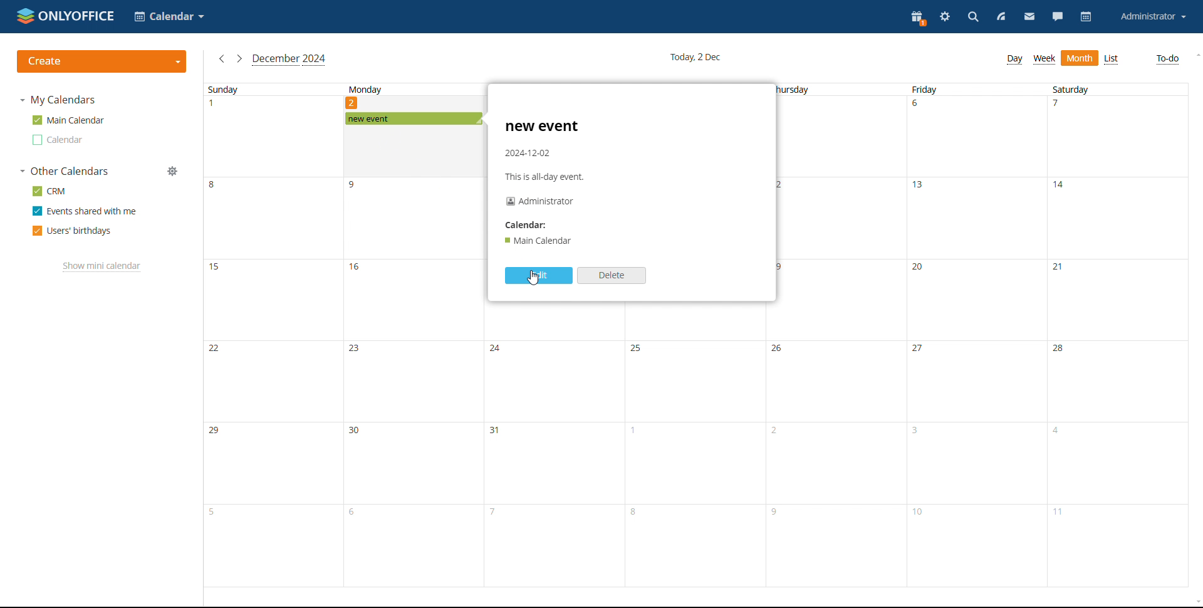  I want to click on scheduled event, so click(414, 118).